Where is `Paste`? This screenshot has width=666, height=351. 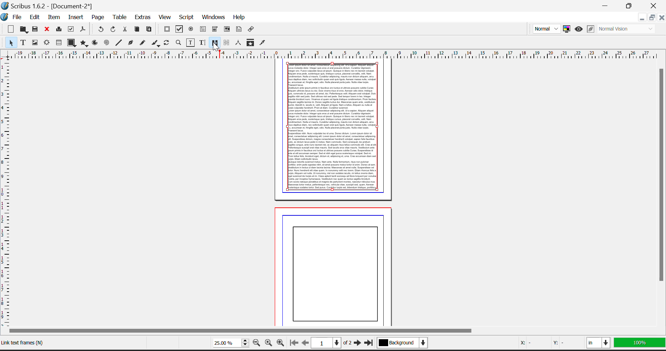 Paste is located at coordinates (150, 30).